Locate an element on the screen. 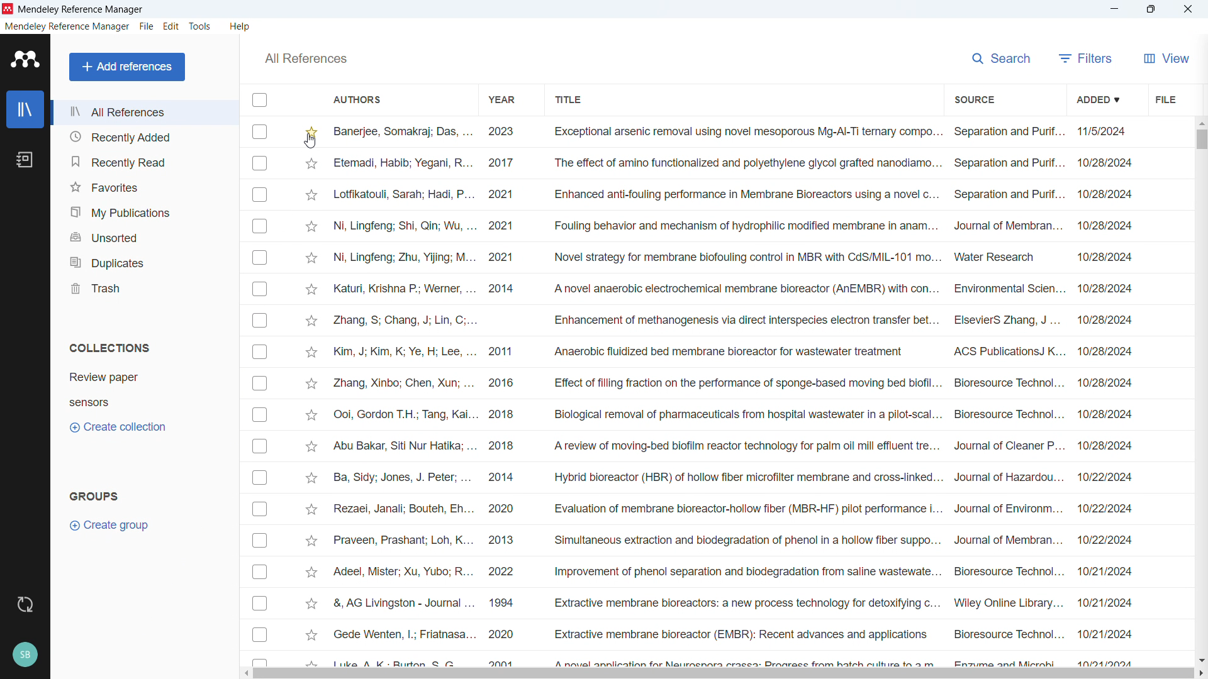  Sort by title  is located at coordinates (568, 100).